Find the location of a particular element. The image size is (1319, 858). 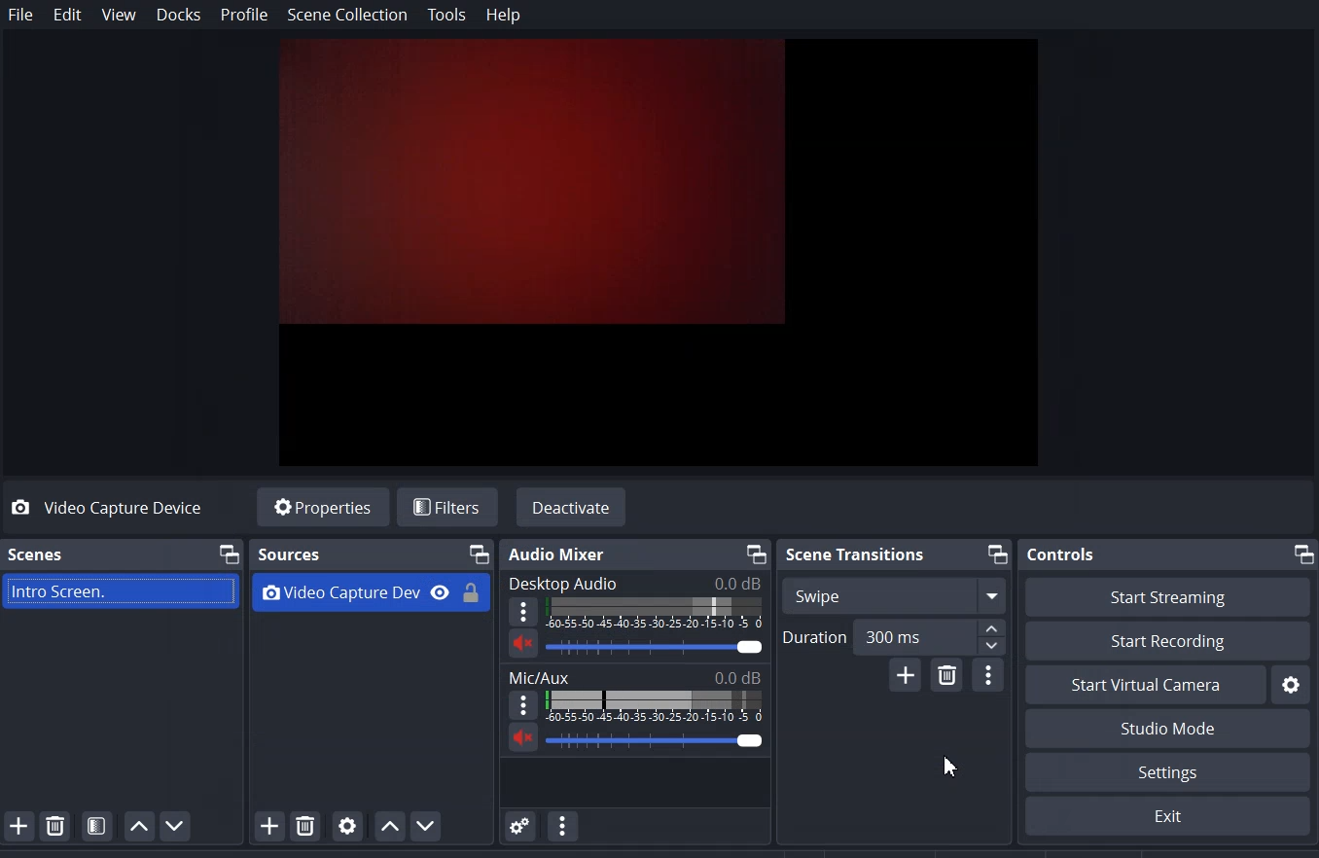

Video Capture Device is located at coordinates (122, 508).